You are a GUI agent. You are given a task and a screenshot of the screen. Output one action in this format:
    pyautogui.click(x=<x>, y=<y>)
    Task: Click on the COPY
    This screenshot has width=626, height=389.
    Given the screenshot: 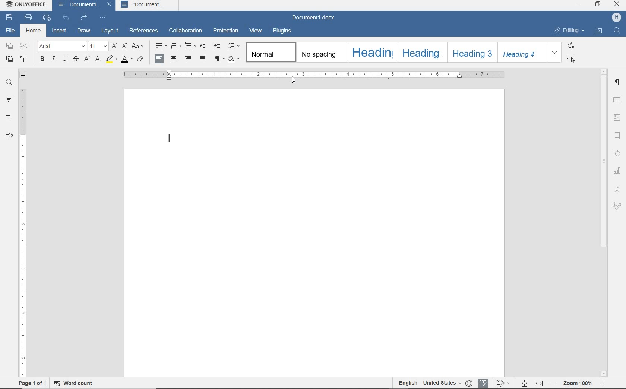 What is the action you would take?
    pyautogui.click(x=10, y=46)
    